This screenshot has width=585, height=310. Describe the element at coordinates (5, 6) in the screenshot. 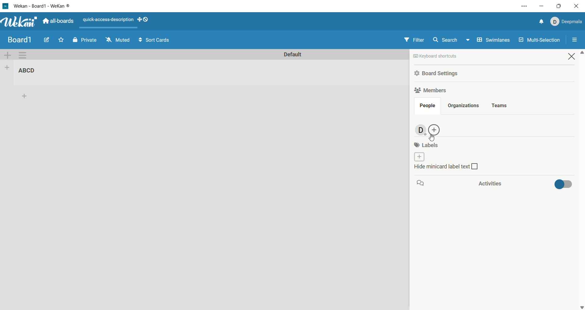

I see `logo` at that location.